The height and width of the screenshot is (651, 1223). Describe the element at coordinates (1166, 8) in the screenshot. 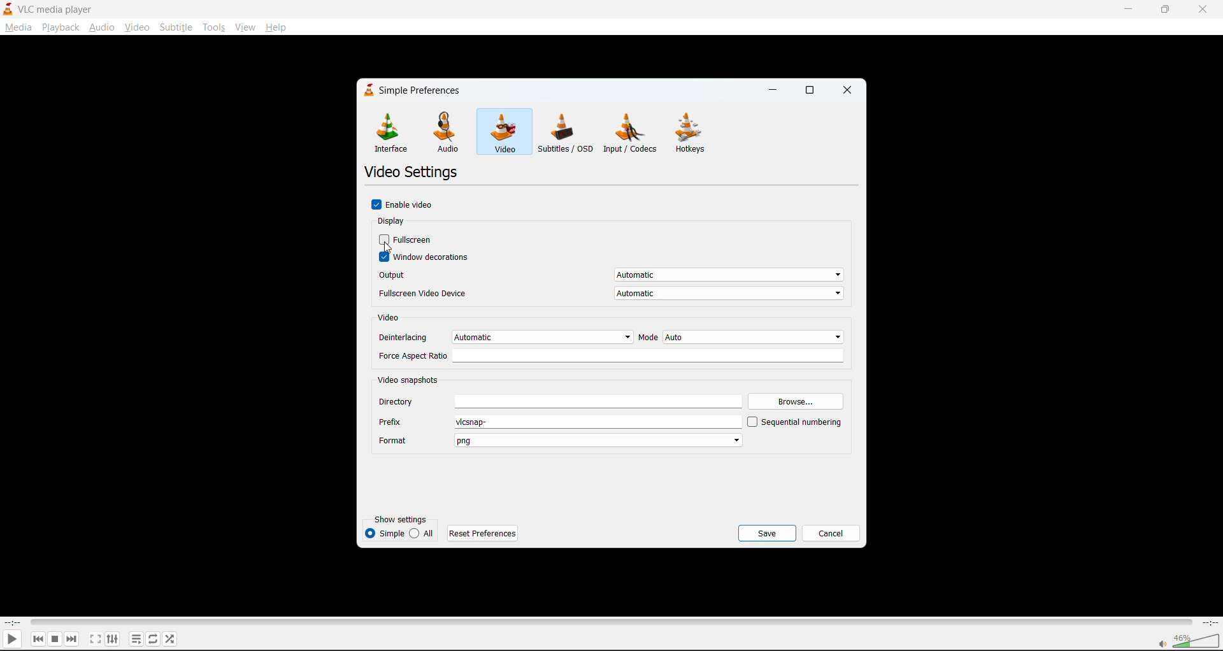

I see `maximize` at that location.